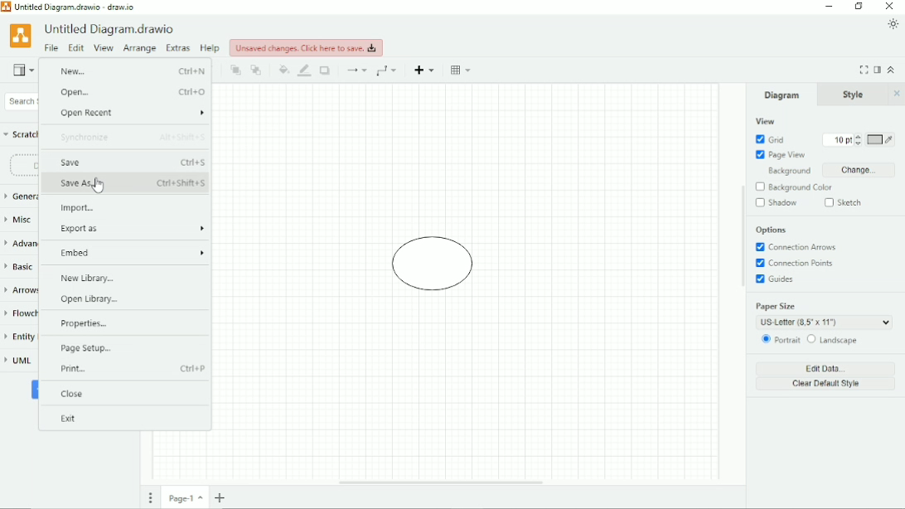  What do you see at coordinates (19, 221) in the screenshot?
I see `Misc` at bounding box center [19, 221].